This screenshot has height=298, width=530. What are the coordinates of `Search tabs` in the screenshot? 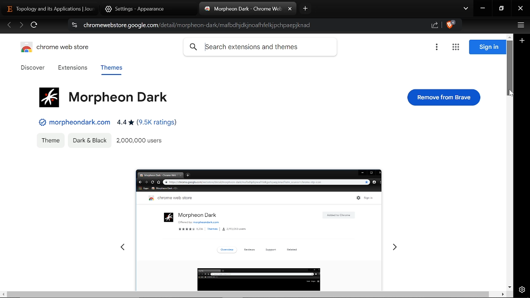 It's located at (466, 9).